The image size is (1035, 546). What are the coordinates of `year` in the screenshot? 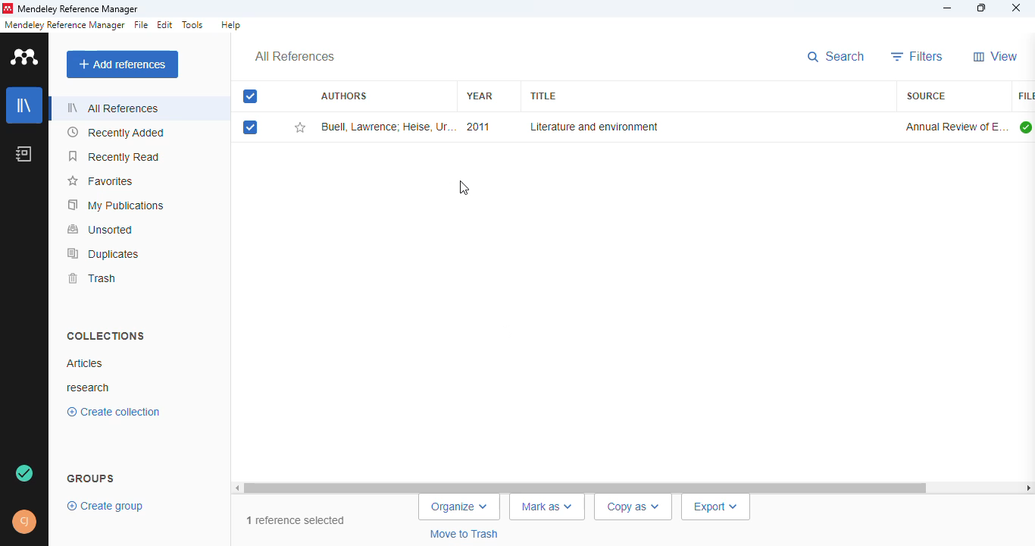 It's located at (480, 96).